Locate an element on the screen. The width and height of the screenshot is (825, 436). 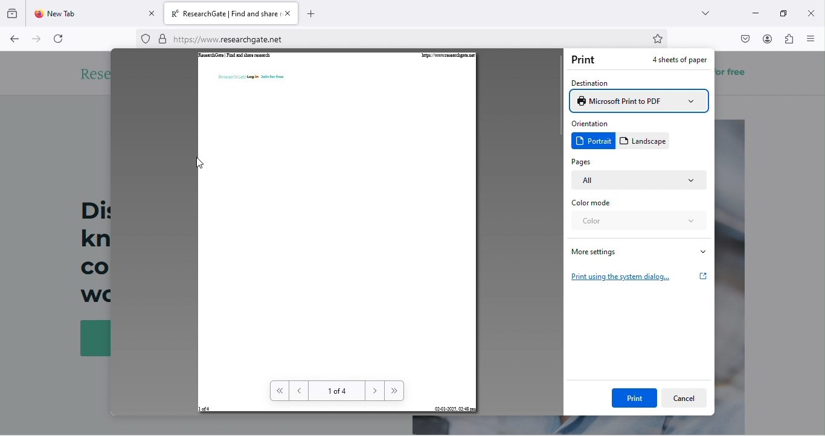
extension is located at coordinates (790, 40).